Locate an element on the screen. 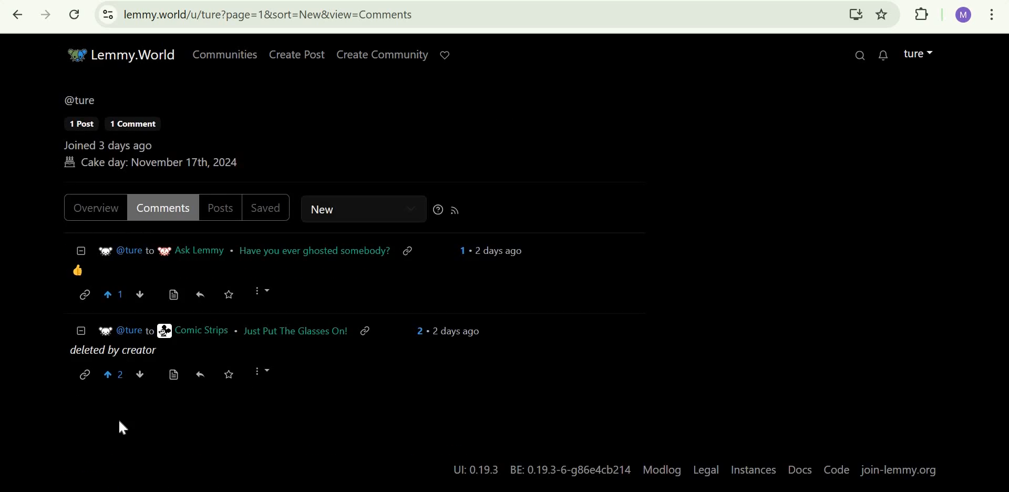  comments is located at coordinates (163, 208).